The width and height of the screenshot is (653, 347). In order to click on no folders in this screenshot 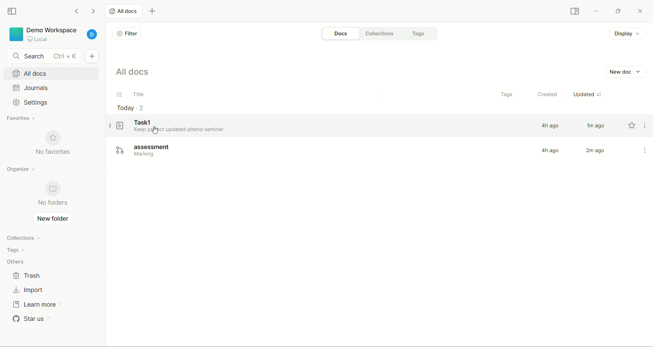, I will do `click(54, 193)`.